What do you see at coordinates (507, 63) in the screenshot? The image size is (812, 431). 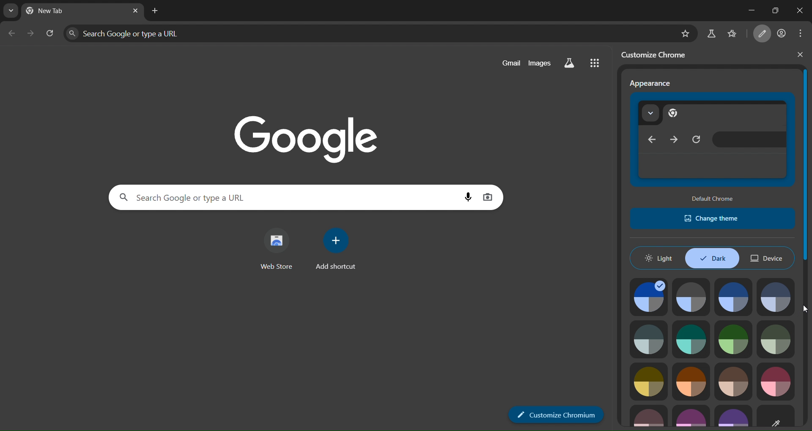 I see `gmail` at bounding box center [507, 63].